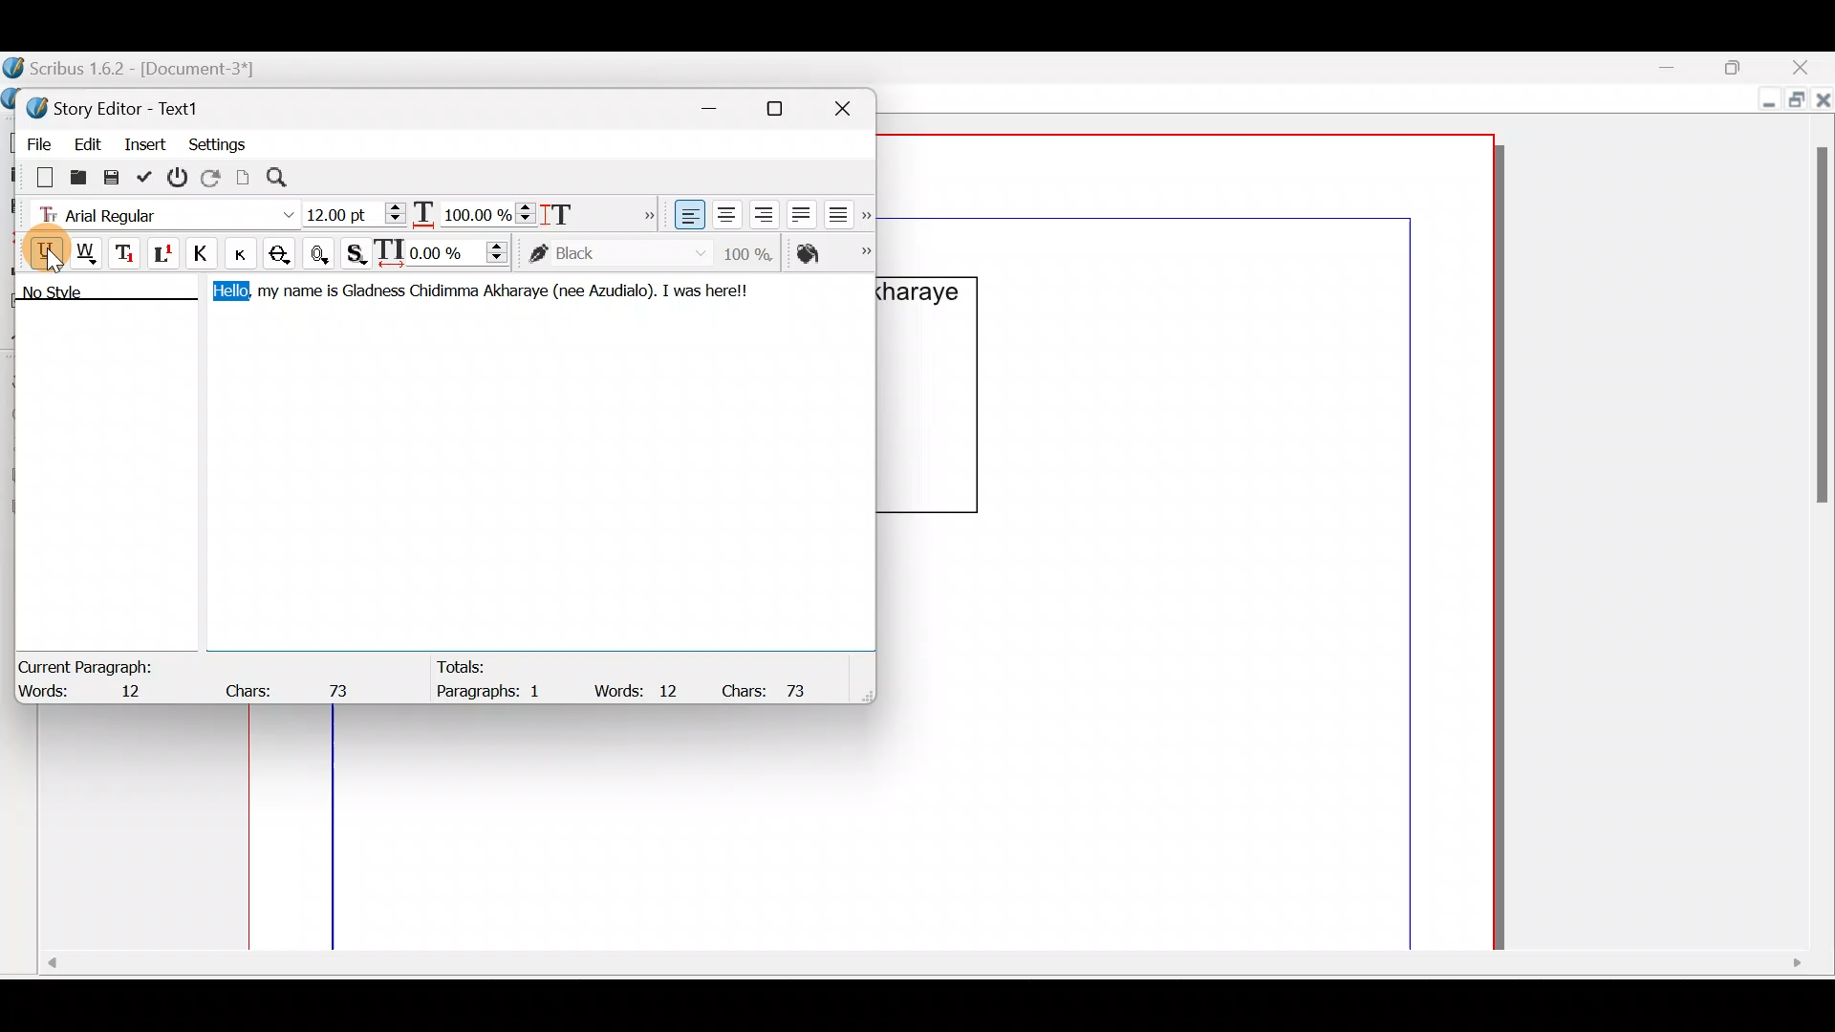 Image resolution: width=1835 pixels, height=1032 pixels. What do you see at coordinates (292, 685) in the screenshot?
I see `Chars: 73` at bounding box center [292, 685].